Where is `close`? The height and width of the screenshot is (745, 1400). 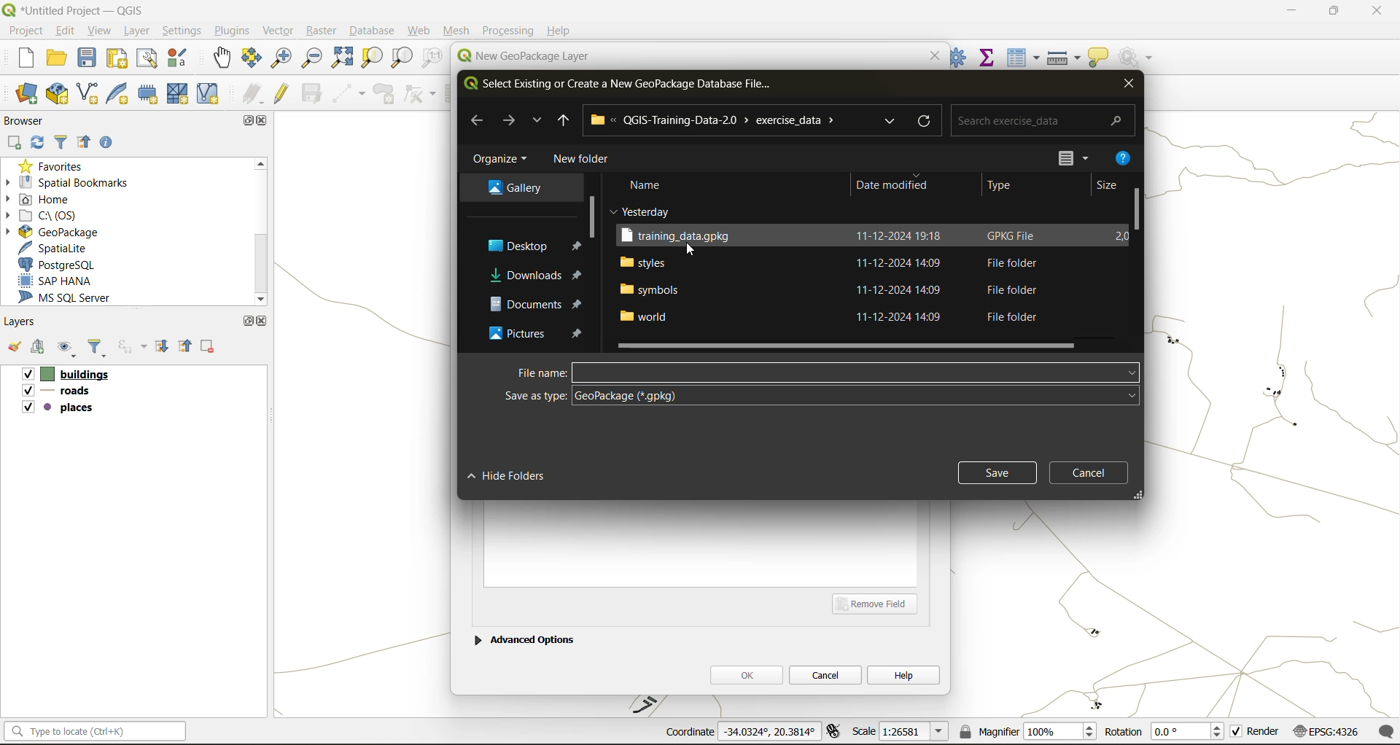
close is located at coordinates (1369, 12).